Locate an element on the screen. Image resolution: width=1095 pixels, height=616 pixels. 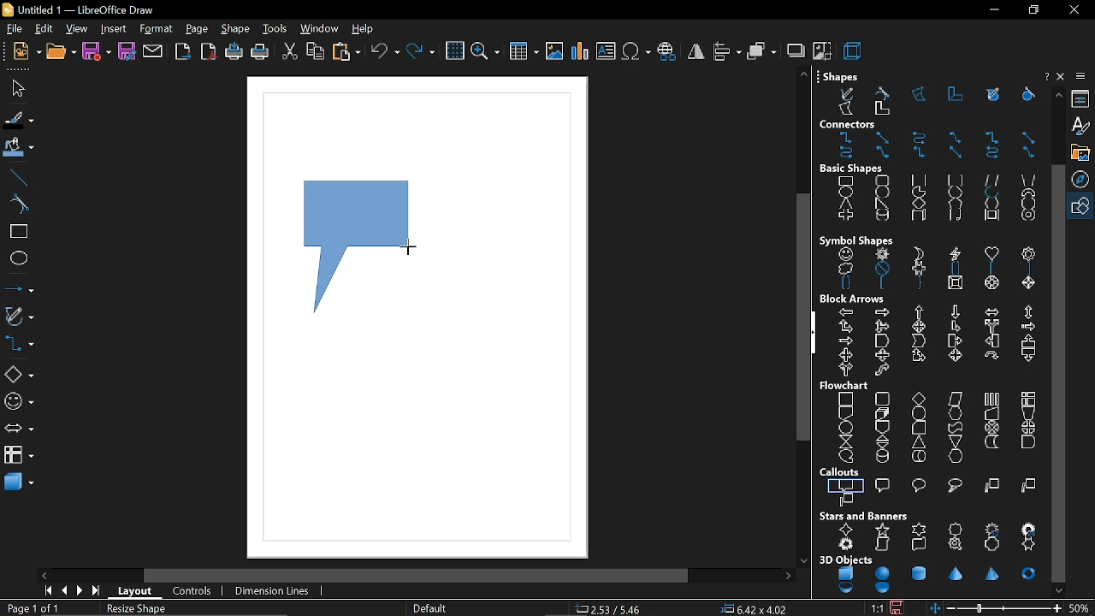
4 way arrow is located at coordinates (919, 327).